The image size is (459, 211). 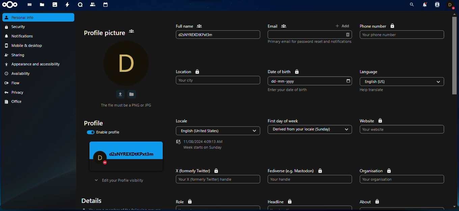 What do you see at coordinates (119, 180) in the screenshot?
I see `Edit your Profile visibility` at bounding box center [119, 180].